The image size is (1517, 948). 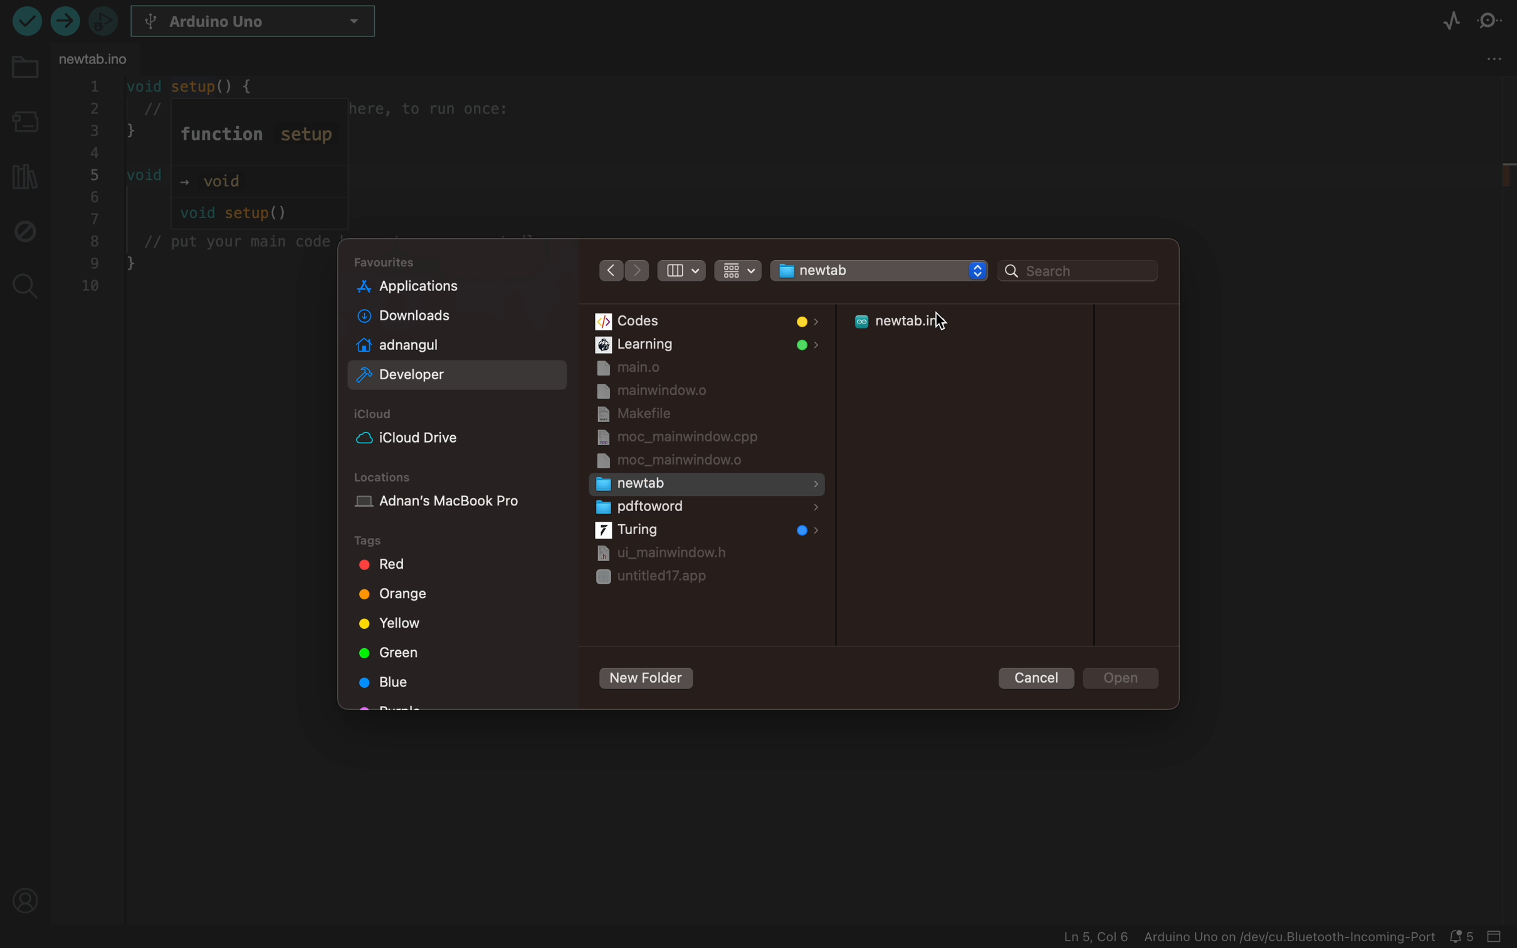 I want to click on code, so click(x=199, y=189).